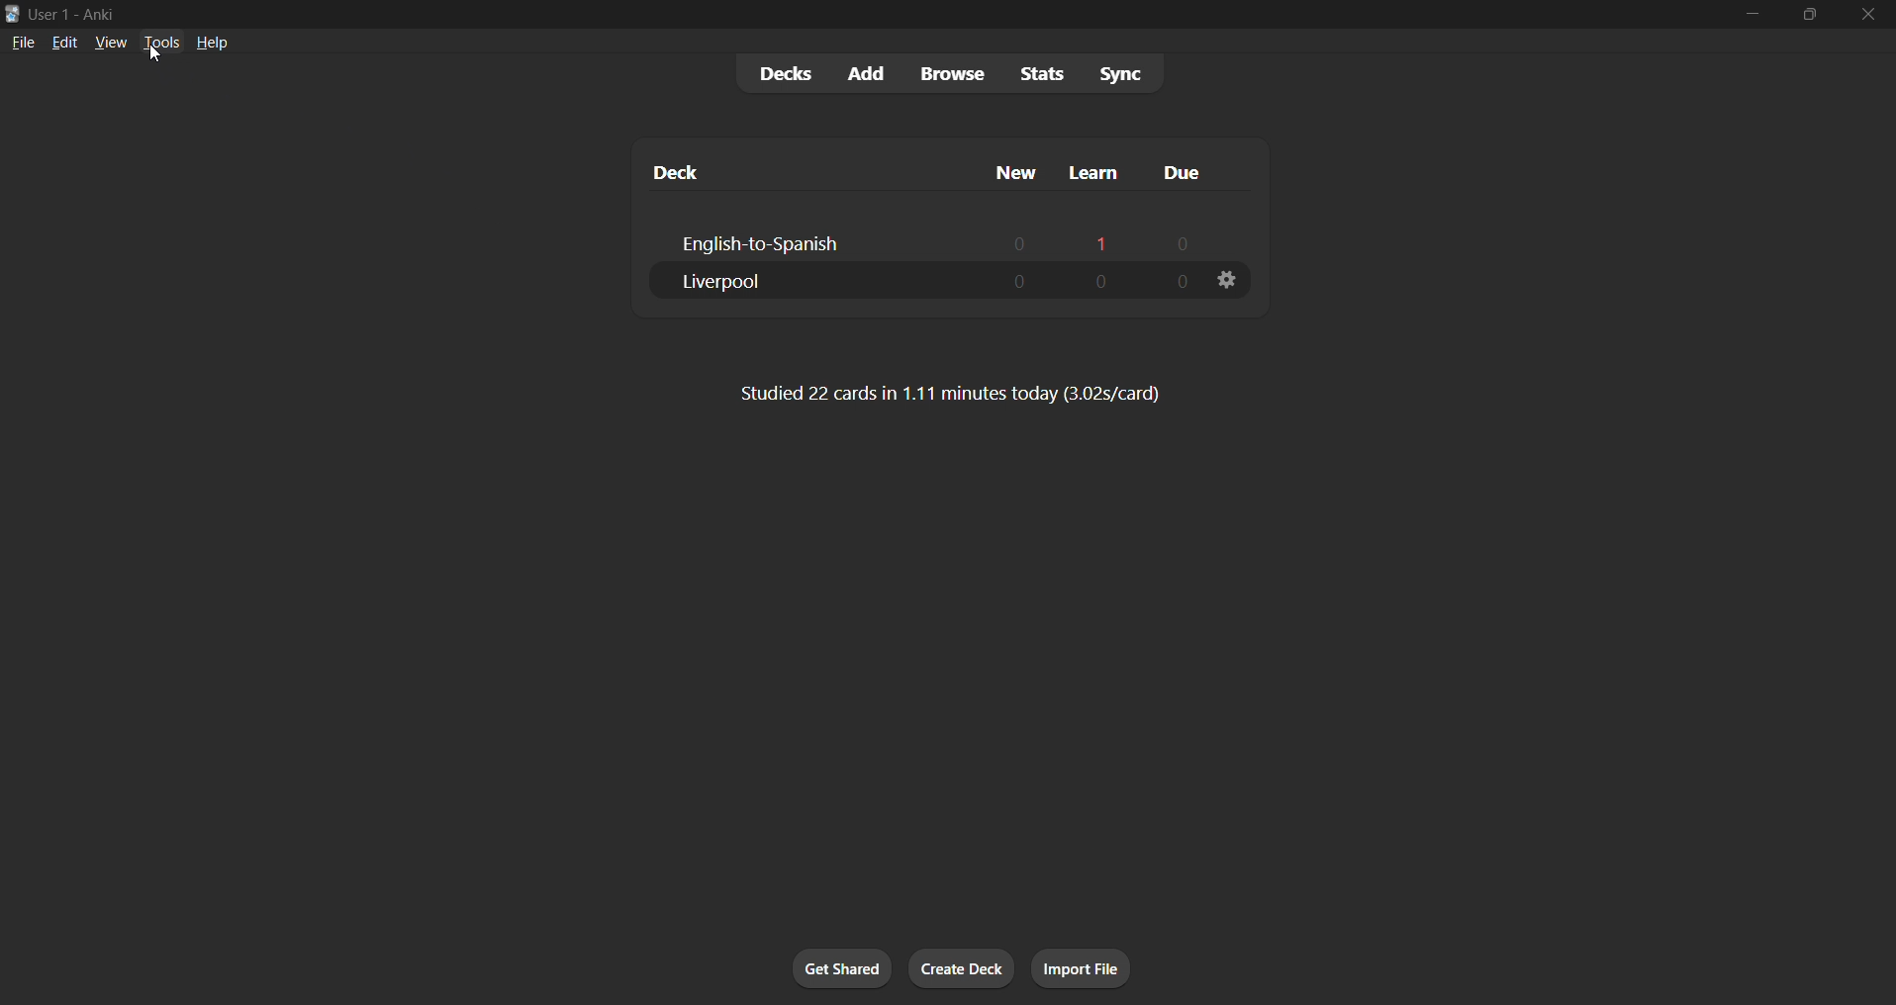  I want to click on browse, so click(942, 72).